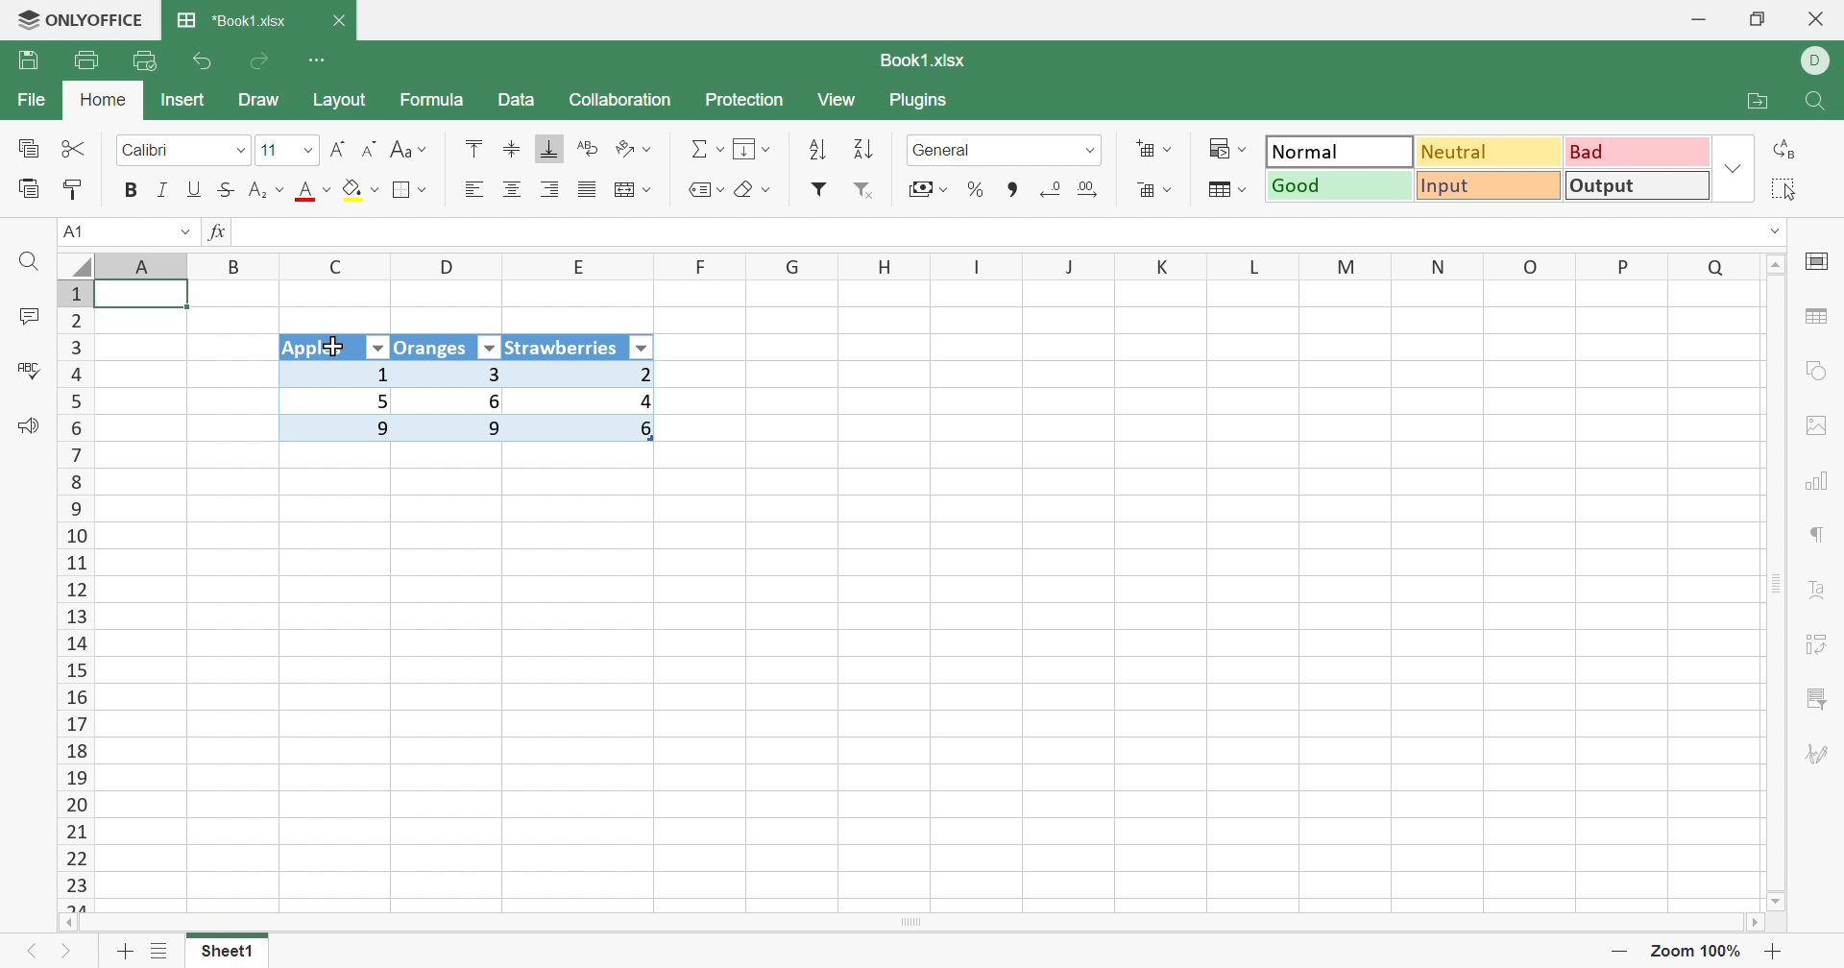 Image resolution: width=1844 pixels, height=968 pixels. I want to click on Home, so click(103, 101).